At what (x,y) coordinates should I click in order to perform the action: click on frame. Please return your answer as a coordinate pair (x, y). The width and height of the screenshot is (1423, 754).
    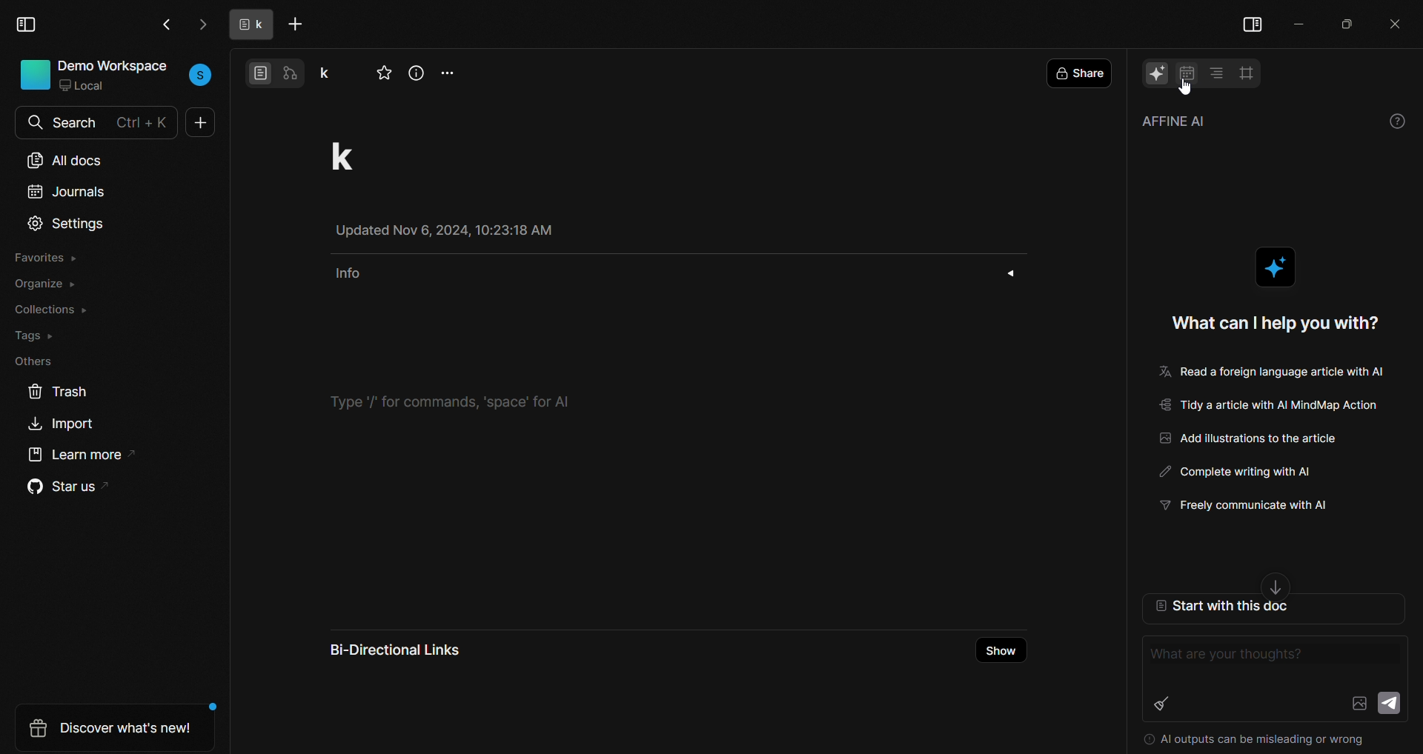
    Looking at the image, I should click on (1248, 73).